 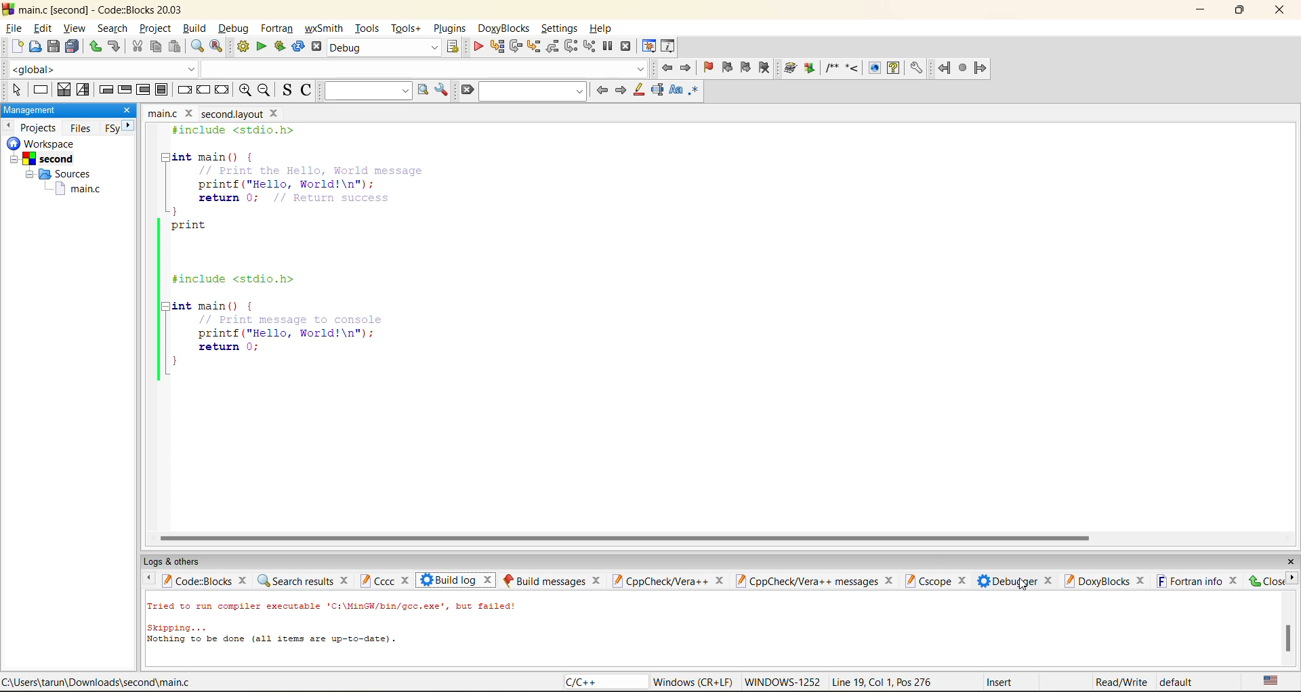 I want to click on selected text, so click(x=659, y=91).